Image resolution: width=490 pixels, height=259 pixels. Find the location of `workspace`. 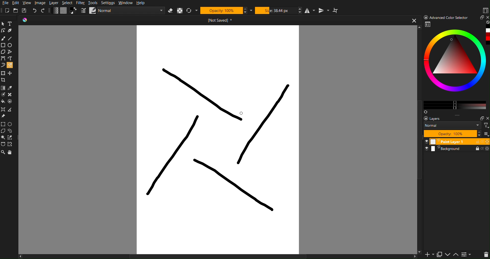

workspace is located at coordinates (428, 25).